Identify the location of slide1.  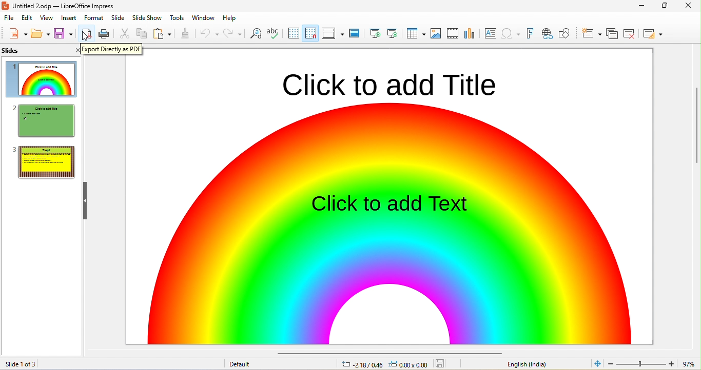
(41, 80).